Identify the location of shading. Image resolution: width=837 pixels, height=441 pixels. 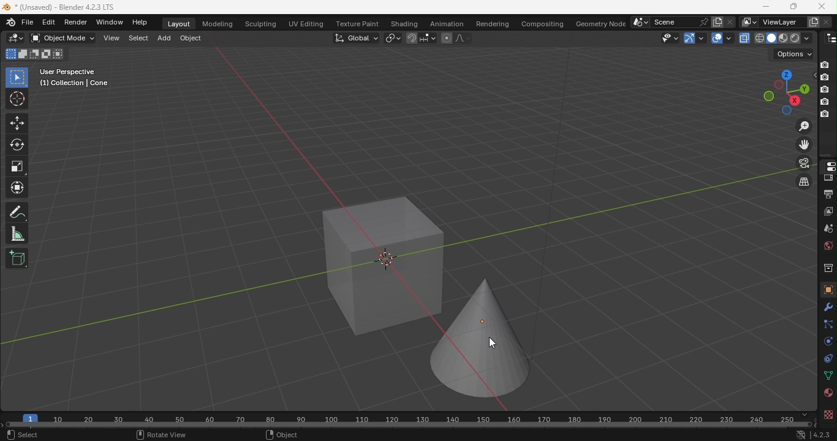
(806, 37).